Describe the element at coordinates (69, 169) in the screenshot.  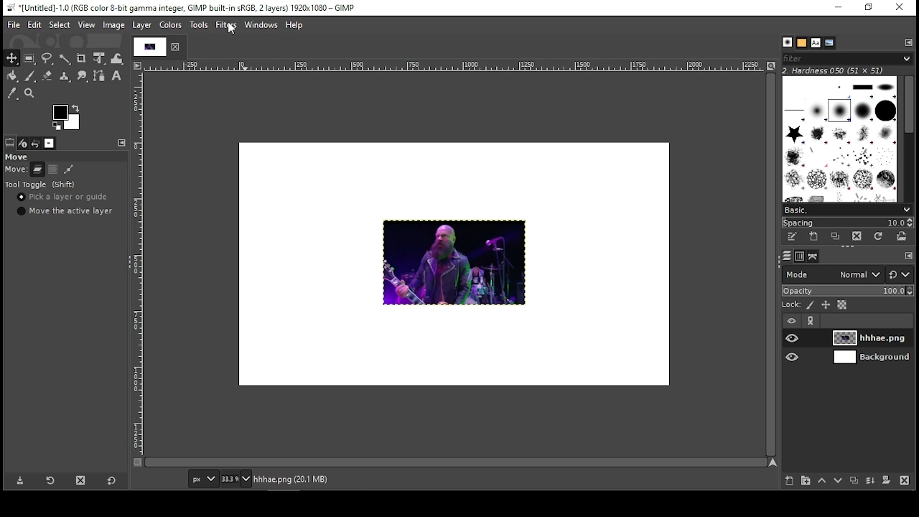
I see `move paths` at that location.